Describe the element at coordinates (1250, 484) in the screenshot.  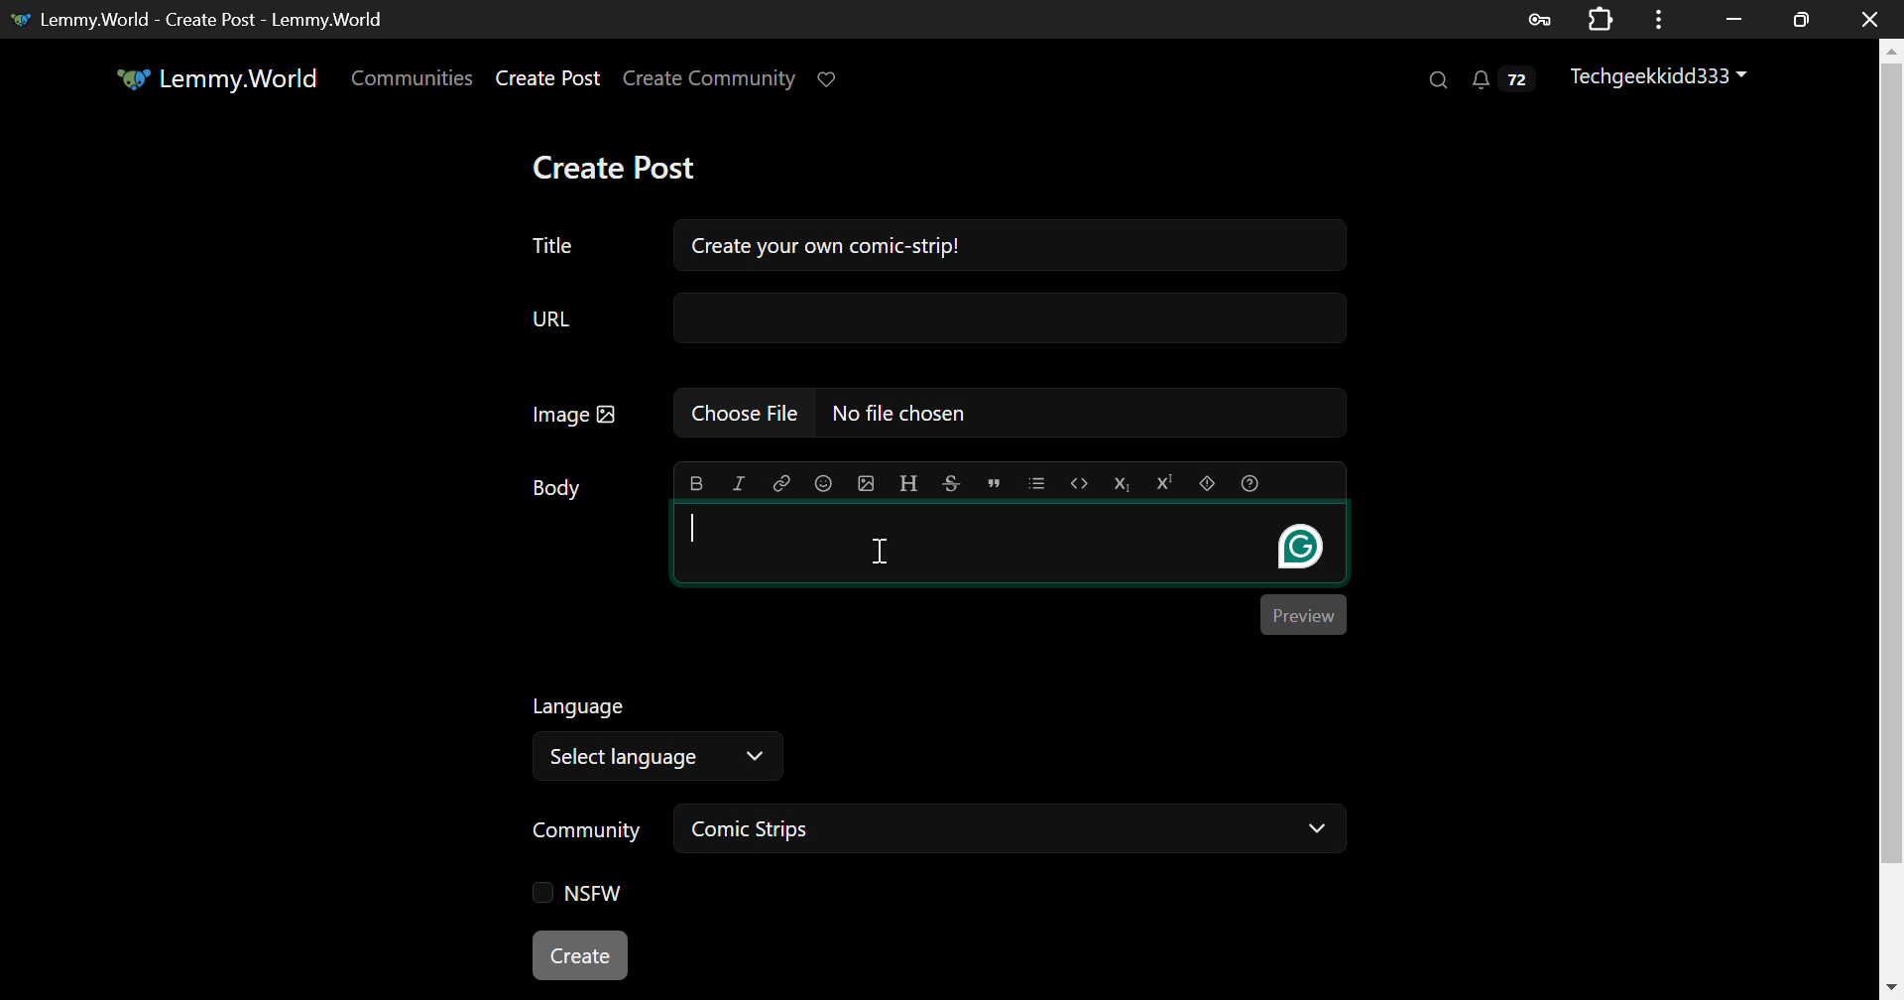
I see `Formatting Help` at that location.